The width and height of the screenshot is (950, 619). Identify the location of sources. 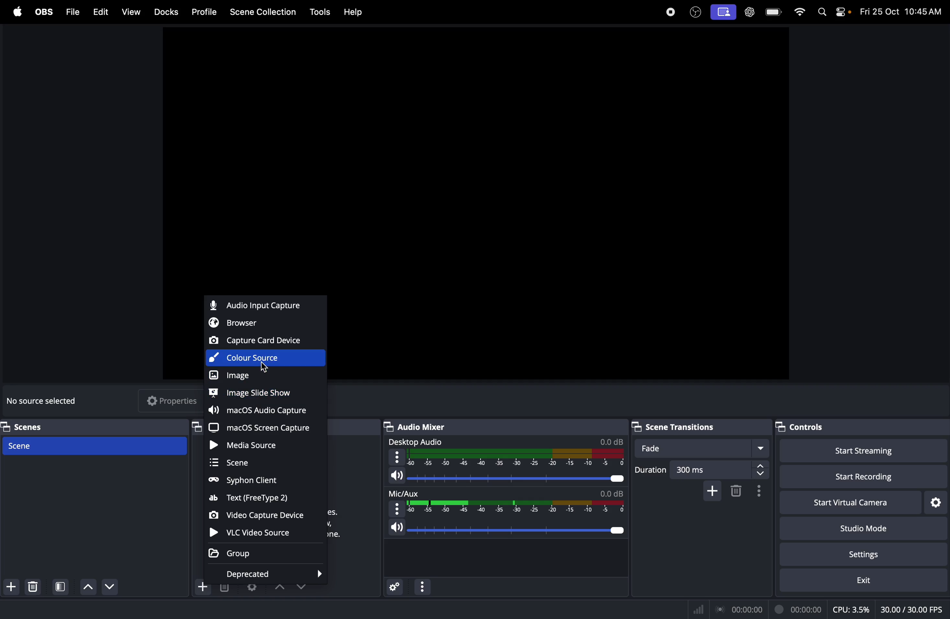
(196, 425).